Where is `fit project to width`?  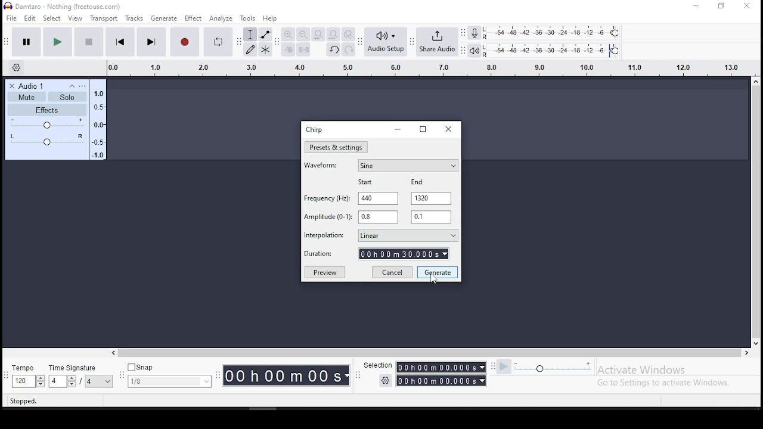 fit project to width is located at coordinates (318, 34).